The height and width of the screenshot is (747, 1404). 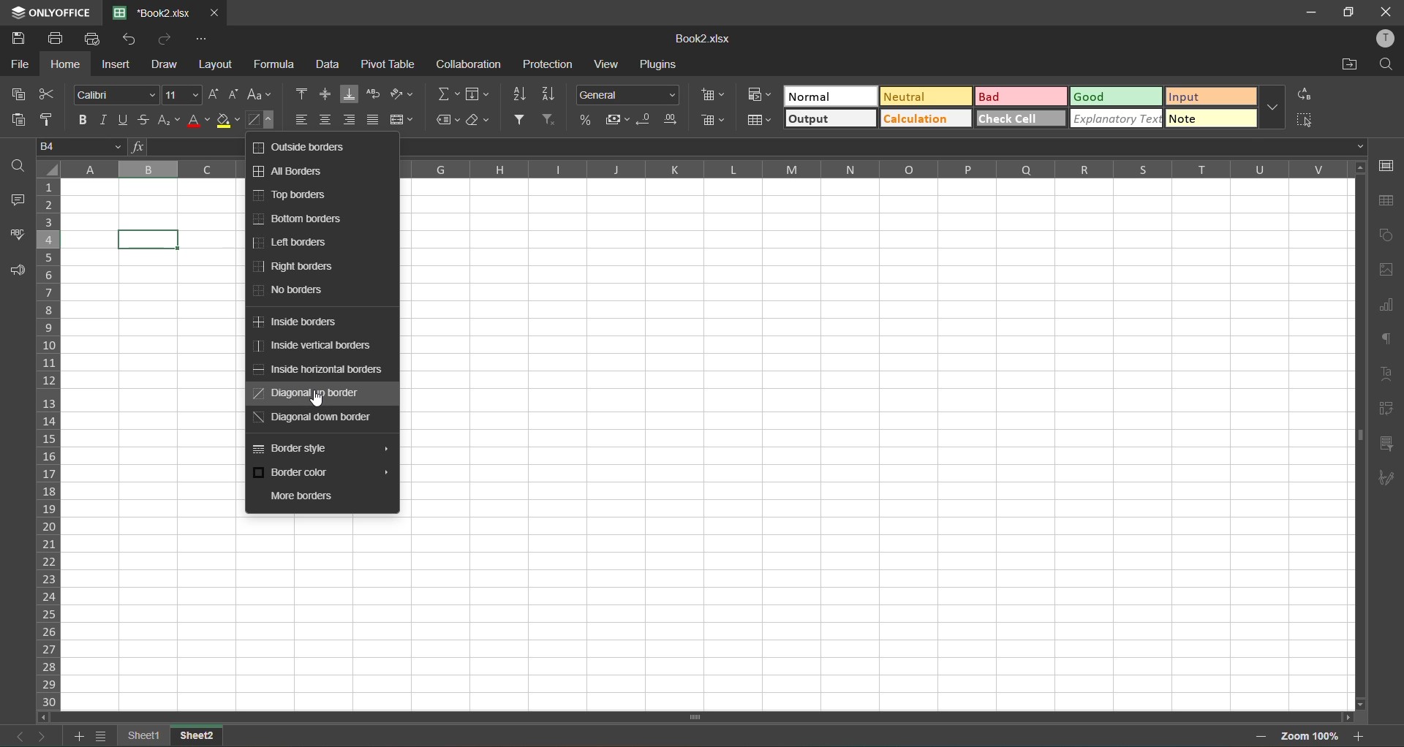 I want to click on undo, so click(x=133, y=40).